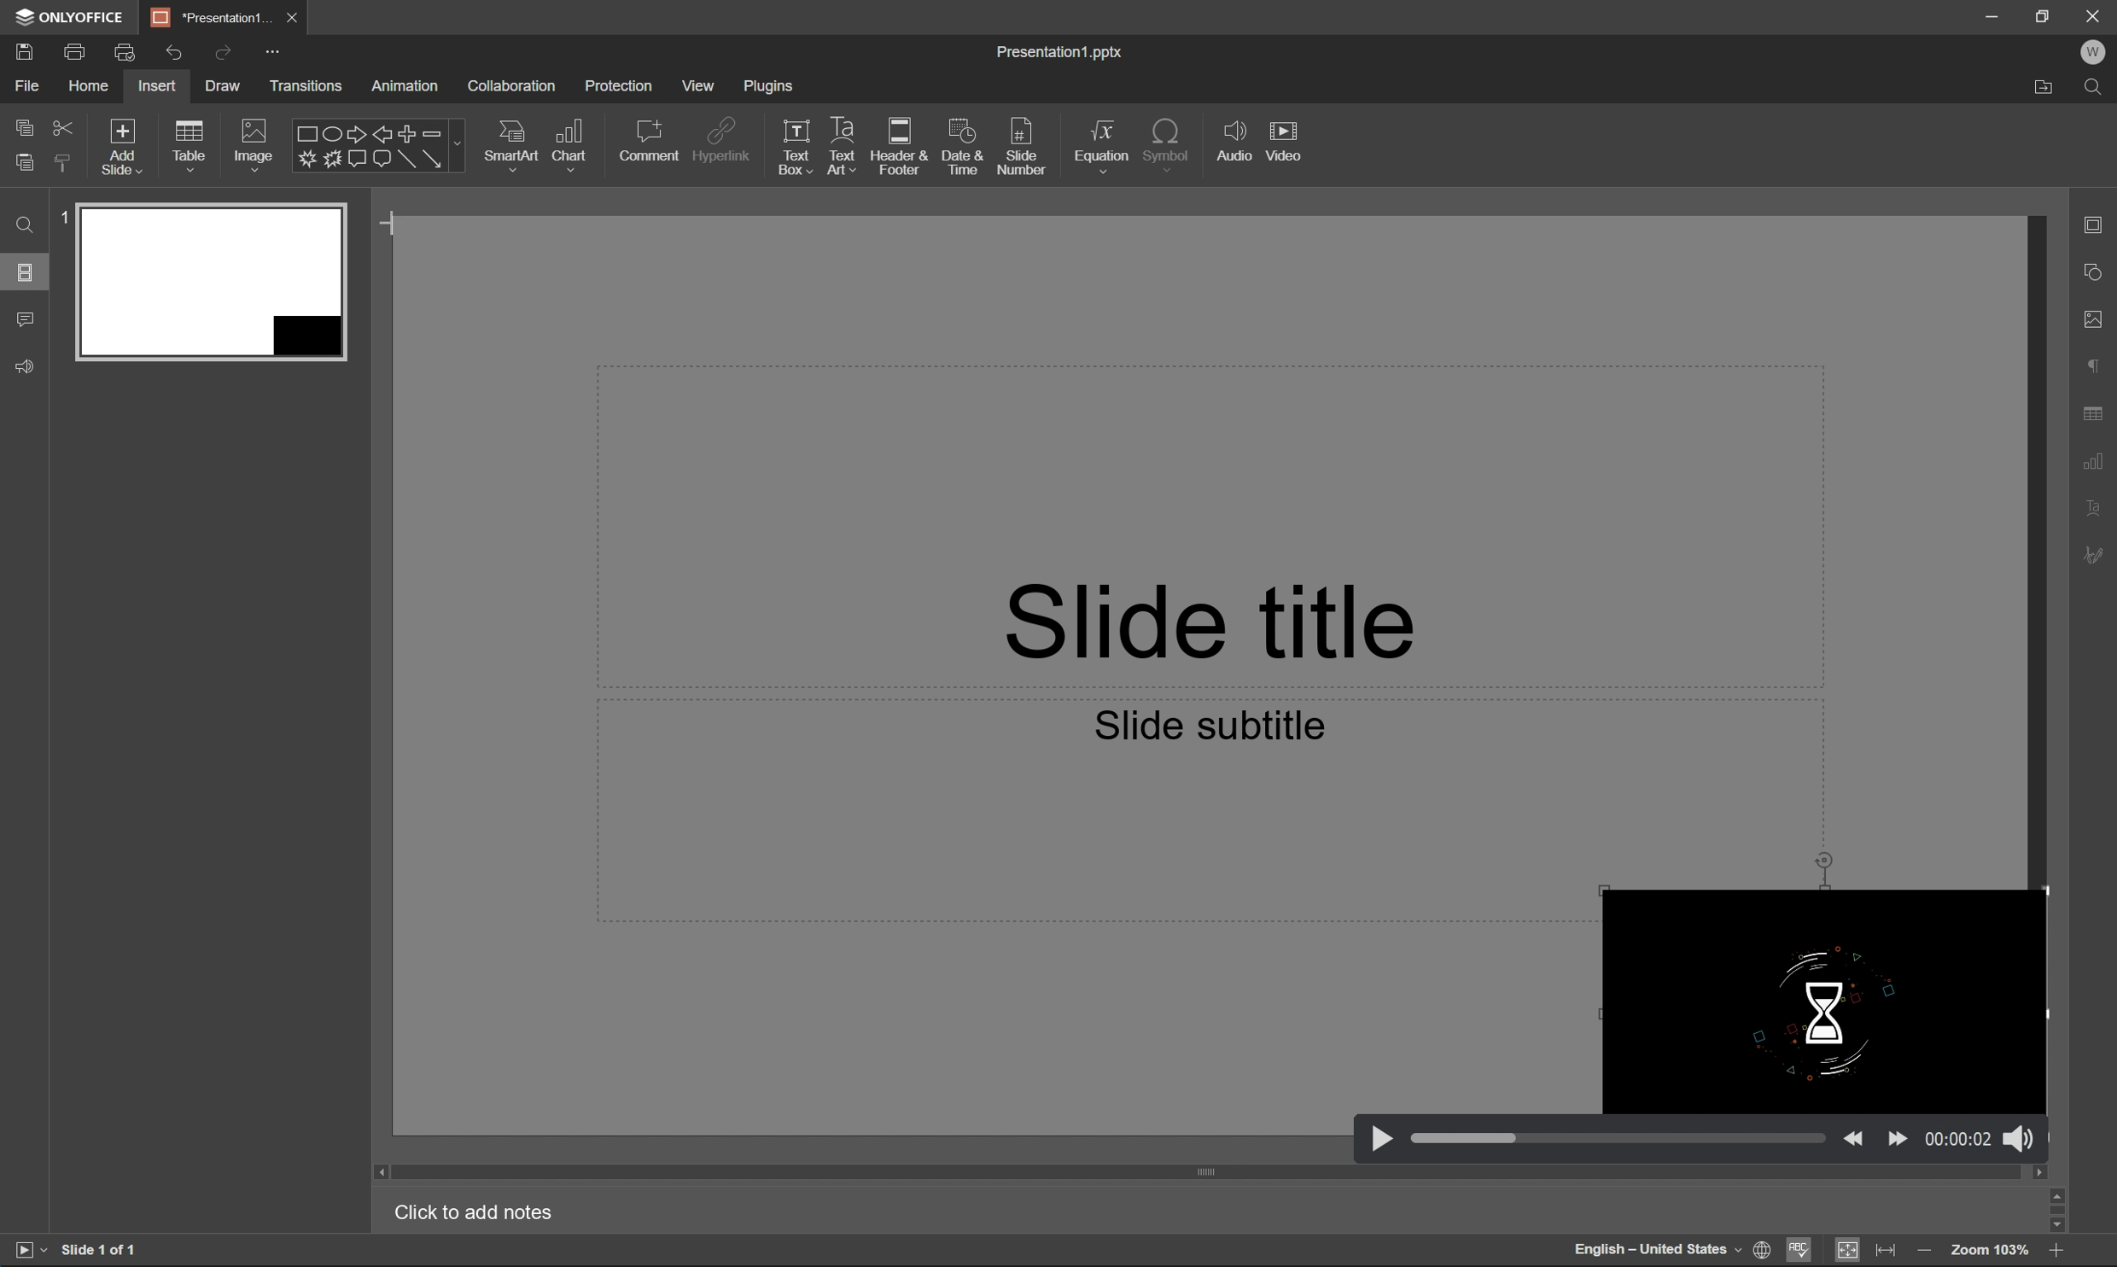 The image size is (2117, 1267). I want to click on customize quick access toolbar, so click(277, 52).